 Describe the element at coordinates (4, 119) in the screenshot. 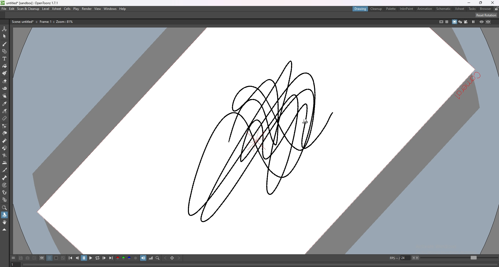

I see `ruler` at that location.